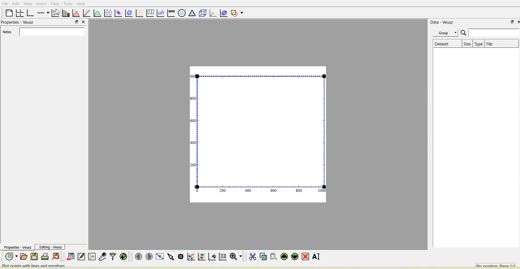 The height and width of the screenshot is (269, 520). Describe the element at coordinates (236, 12) in the screenshot. I see `Add a shape to the plot` at that location.